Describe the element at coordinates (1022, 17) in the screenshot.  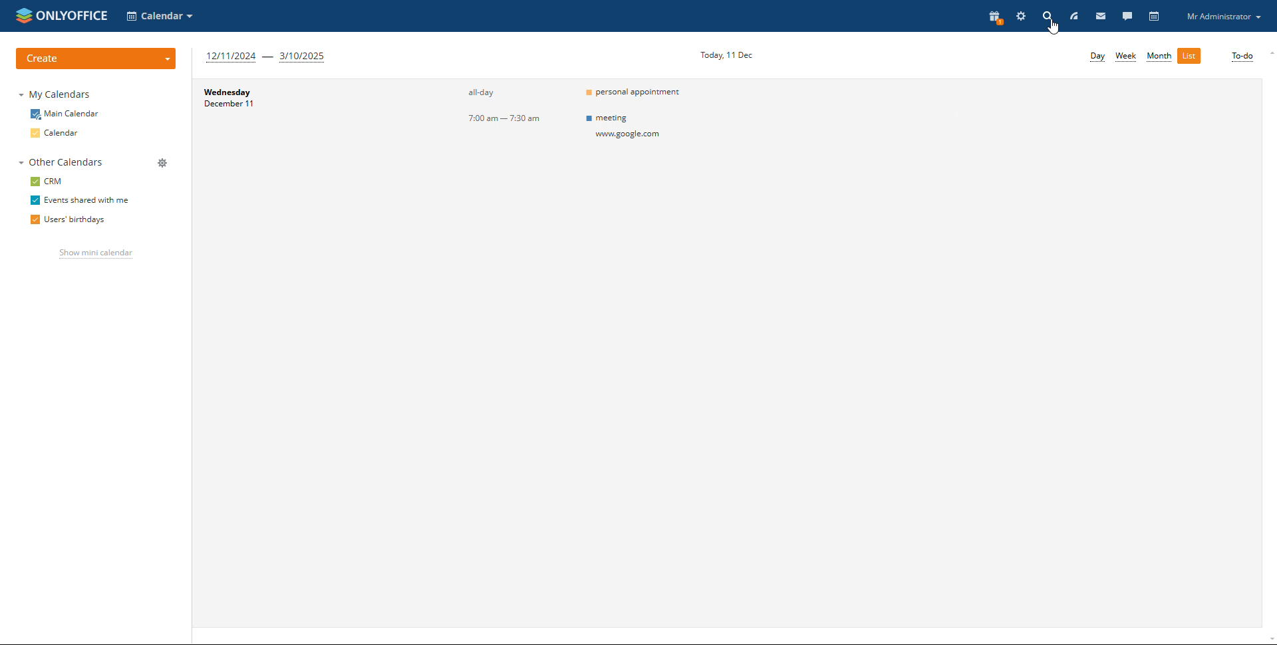
I see `settings` at that location.